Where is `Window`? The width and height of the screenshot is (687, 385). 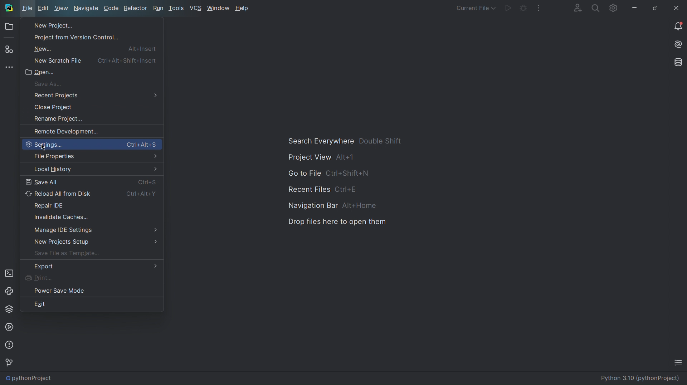
Window is located at coordinates (218, 8).